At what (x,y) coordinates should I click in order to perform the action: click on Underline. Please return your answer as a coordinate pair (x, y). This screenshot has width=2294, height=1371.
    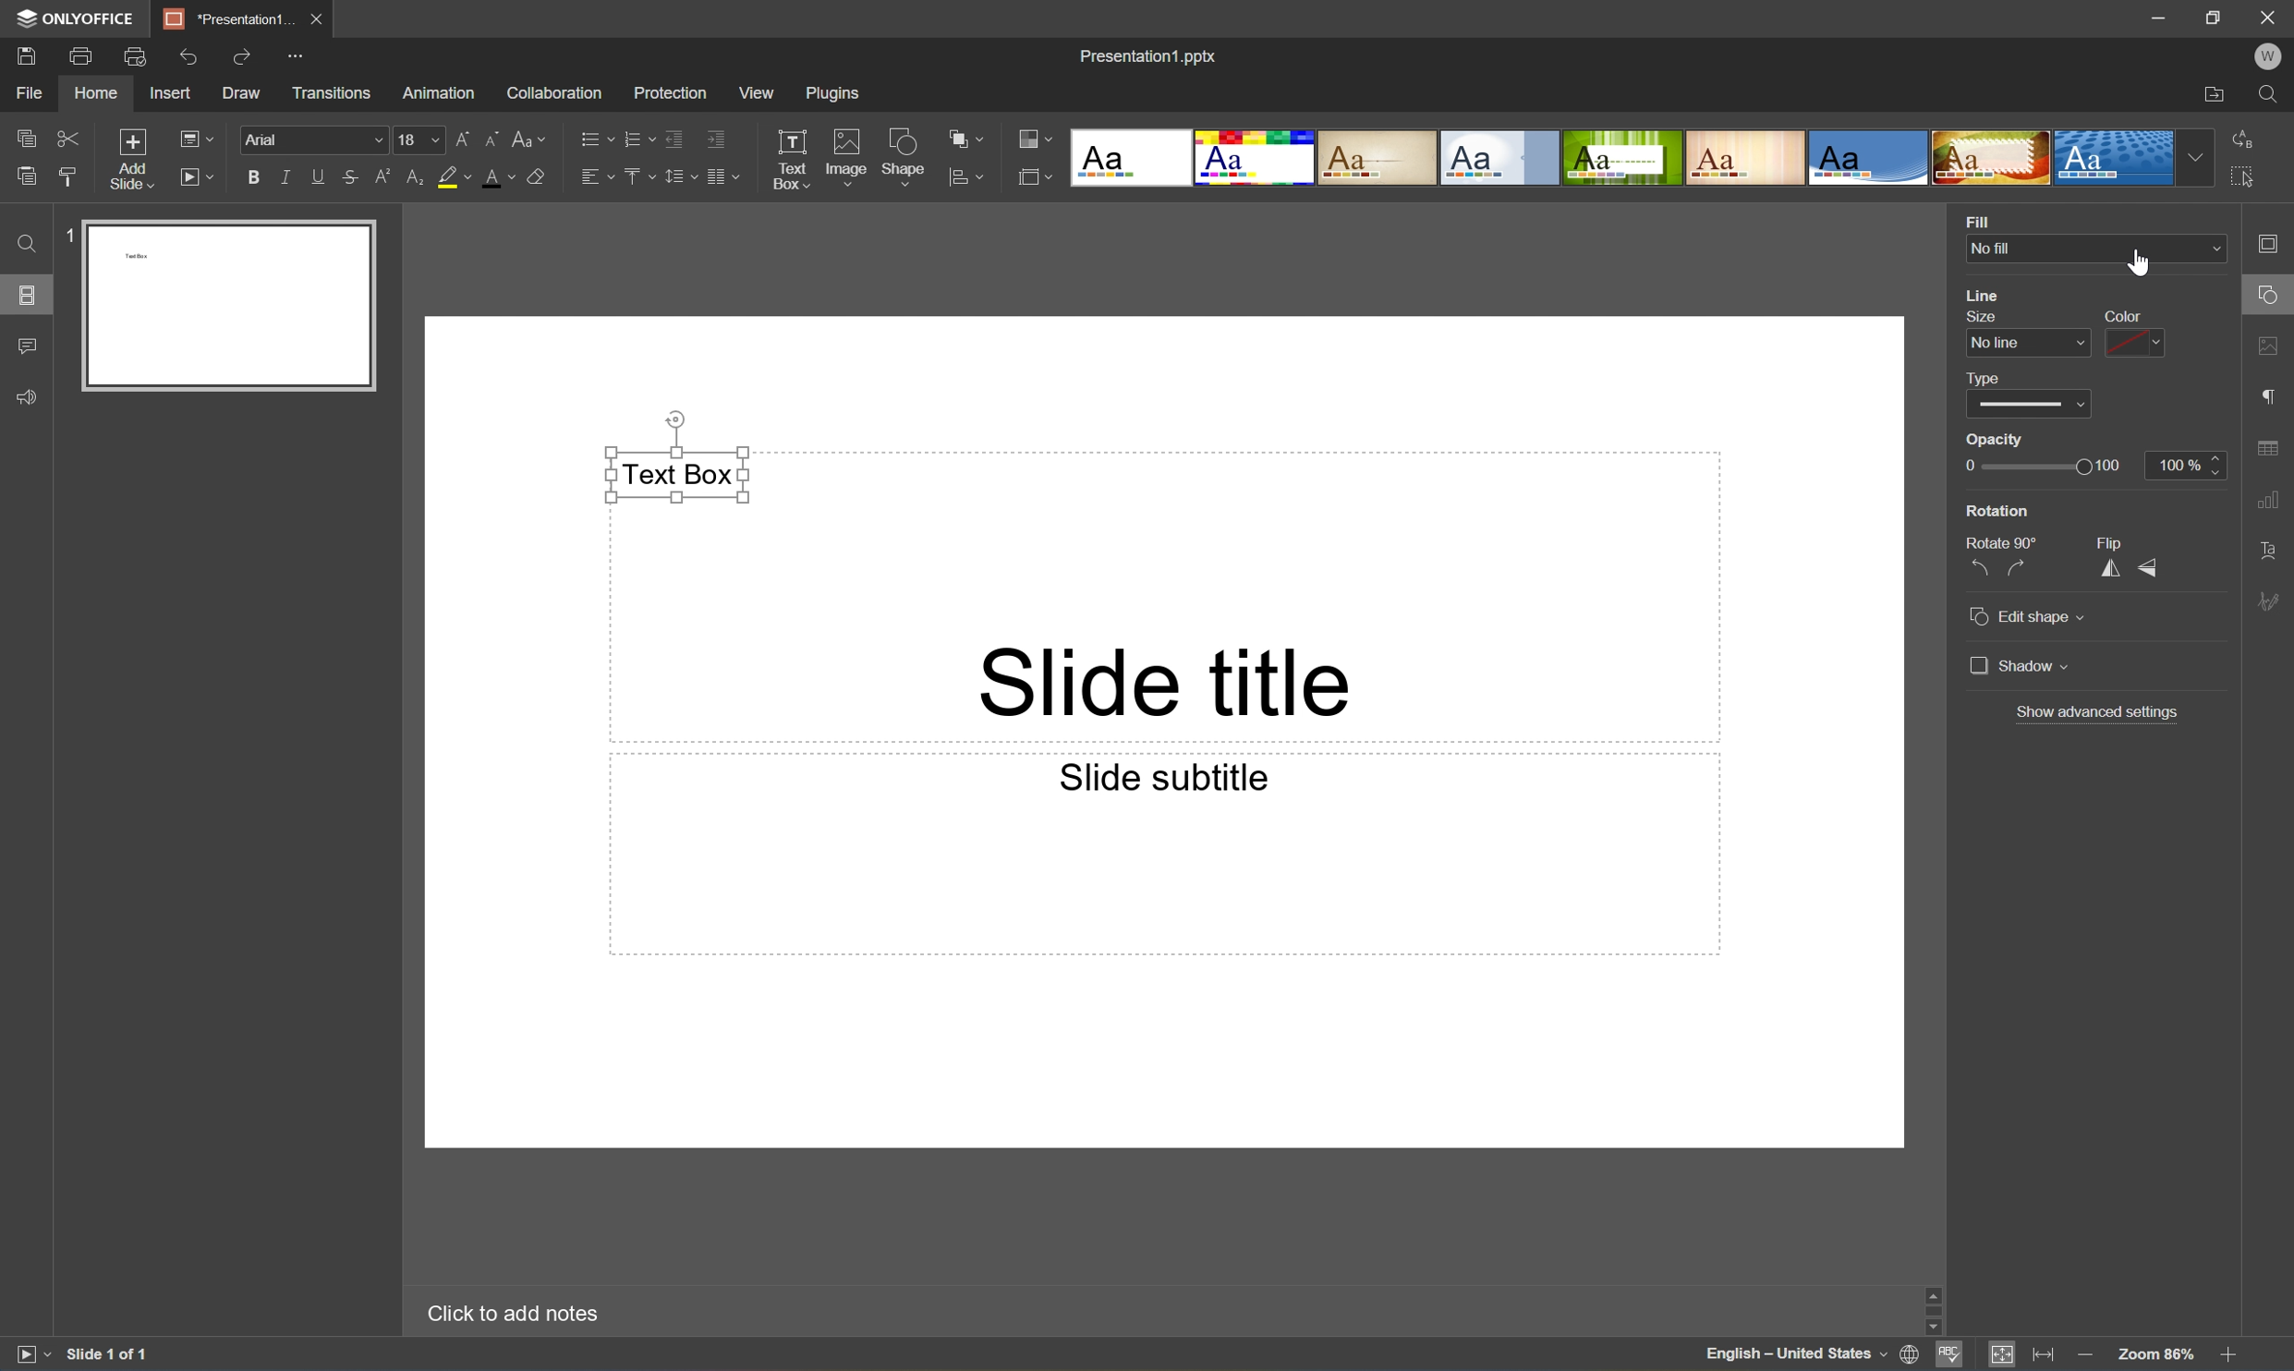
    Looking at the image, I should click on (314, 178).